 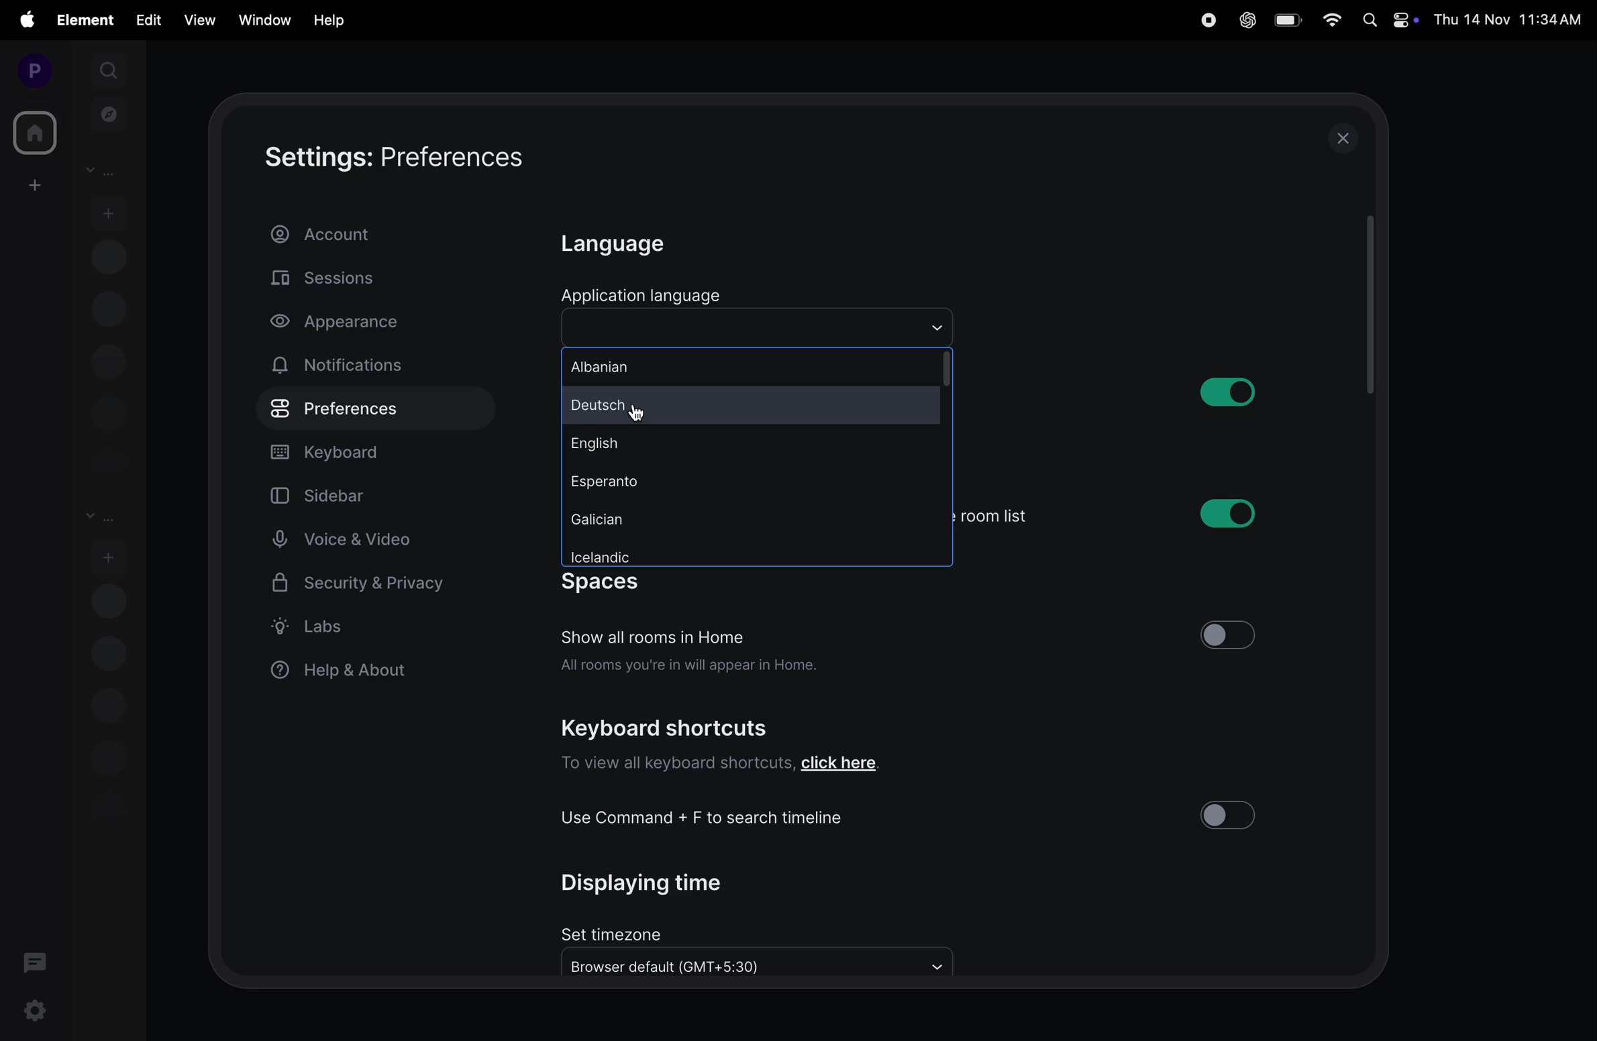 What do you see at coordinates (36, 129) in the screenshot?
I see `home` at bounding box center [36, 129].